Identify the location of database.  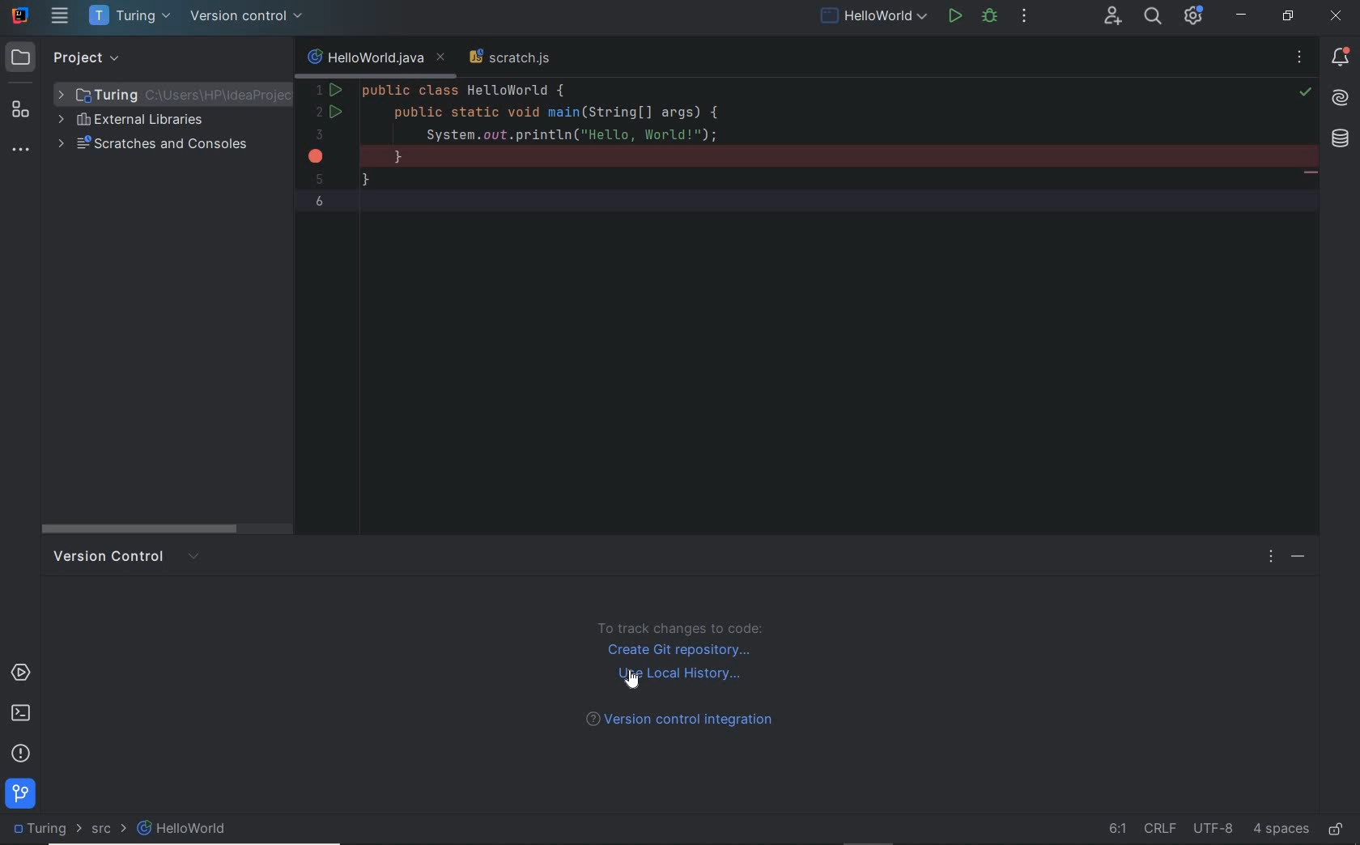
(1339, 139).